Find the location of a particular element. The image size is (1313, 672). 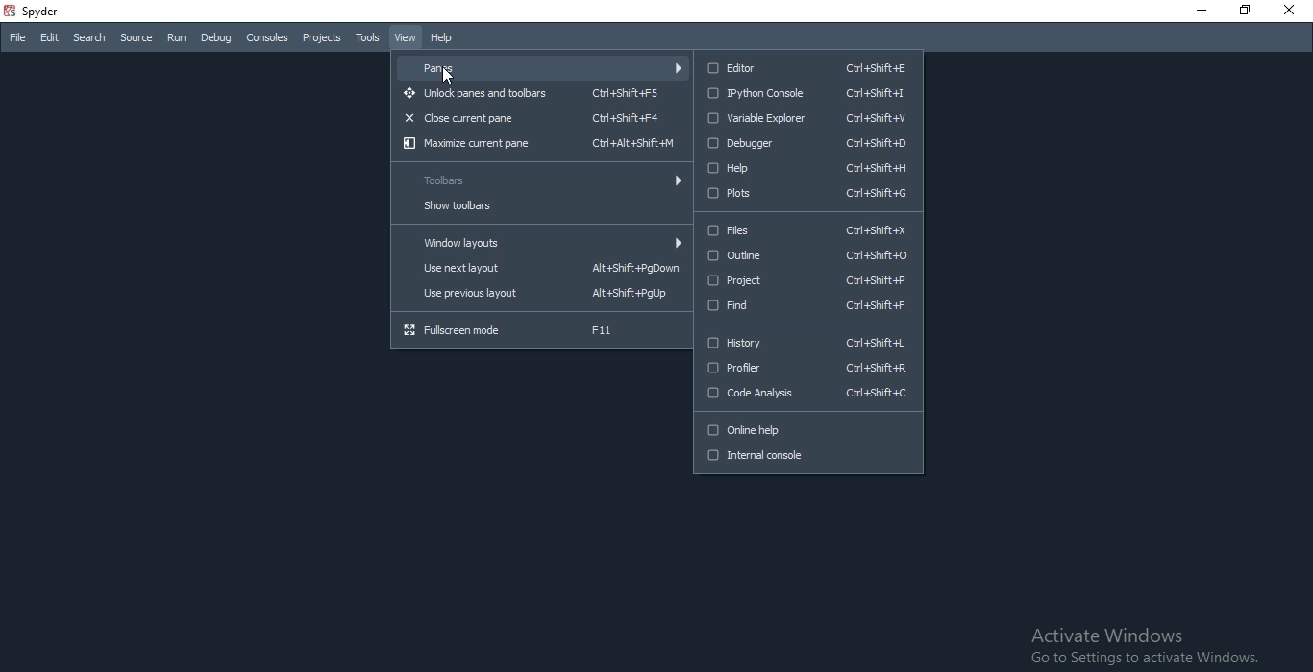

Help is located at coordinates (444, 37).